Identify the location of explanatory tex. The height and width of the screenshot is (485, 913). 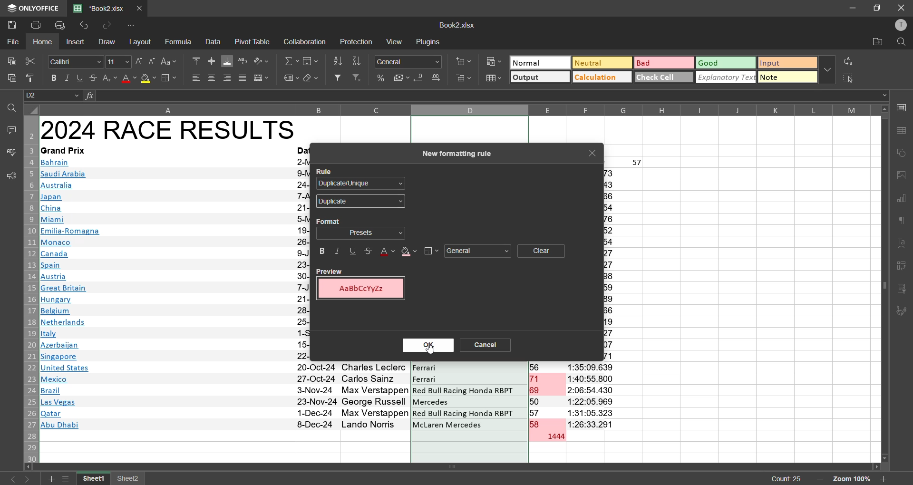
(727, 77).